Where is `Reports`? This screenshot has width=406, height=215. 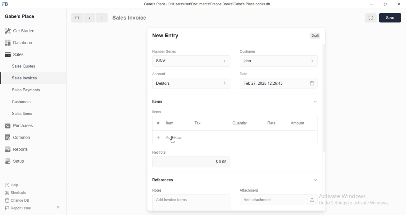 Reports is located at coordinates (16, 150).